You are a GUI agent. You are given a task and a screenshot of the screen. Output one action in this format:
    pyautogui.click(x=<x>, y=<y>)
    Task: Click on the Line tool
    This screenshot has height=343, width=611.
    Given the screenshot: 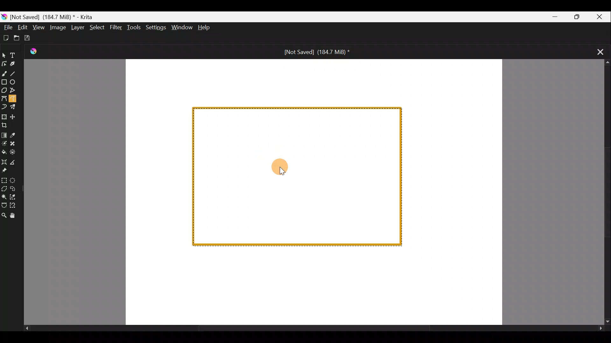 What is the action you would take?
    pyautogui.click(x=14, y=73)
    